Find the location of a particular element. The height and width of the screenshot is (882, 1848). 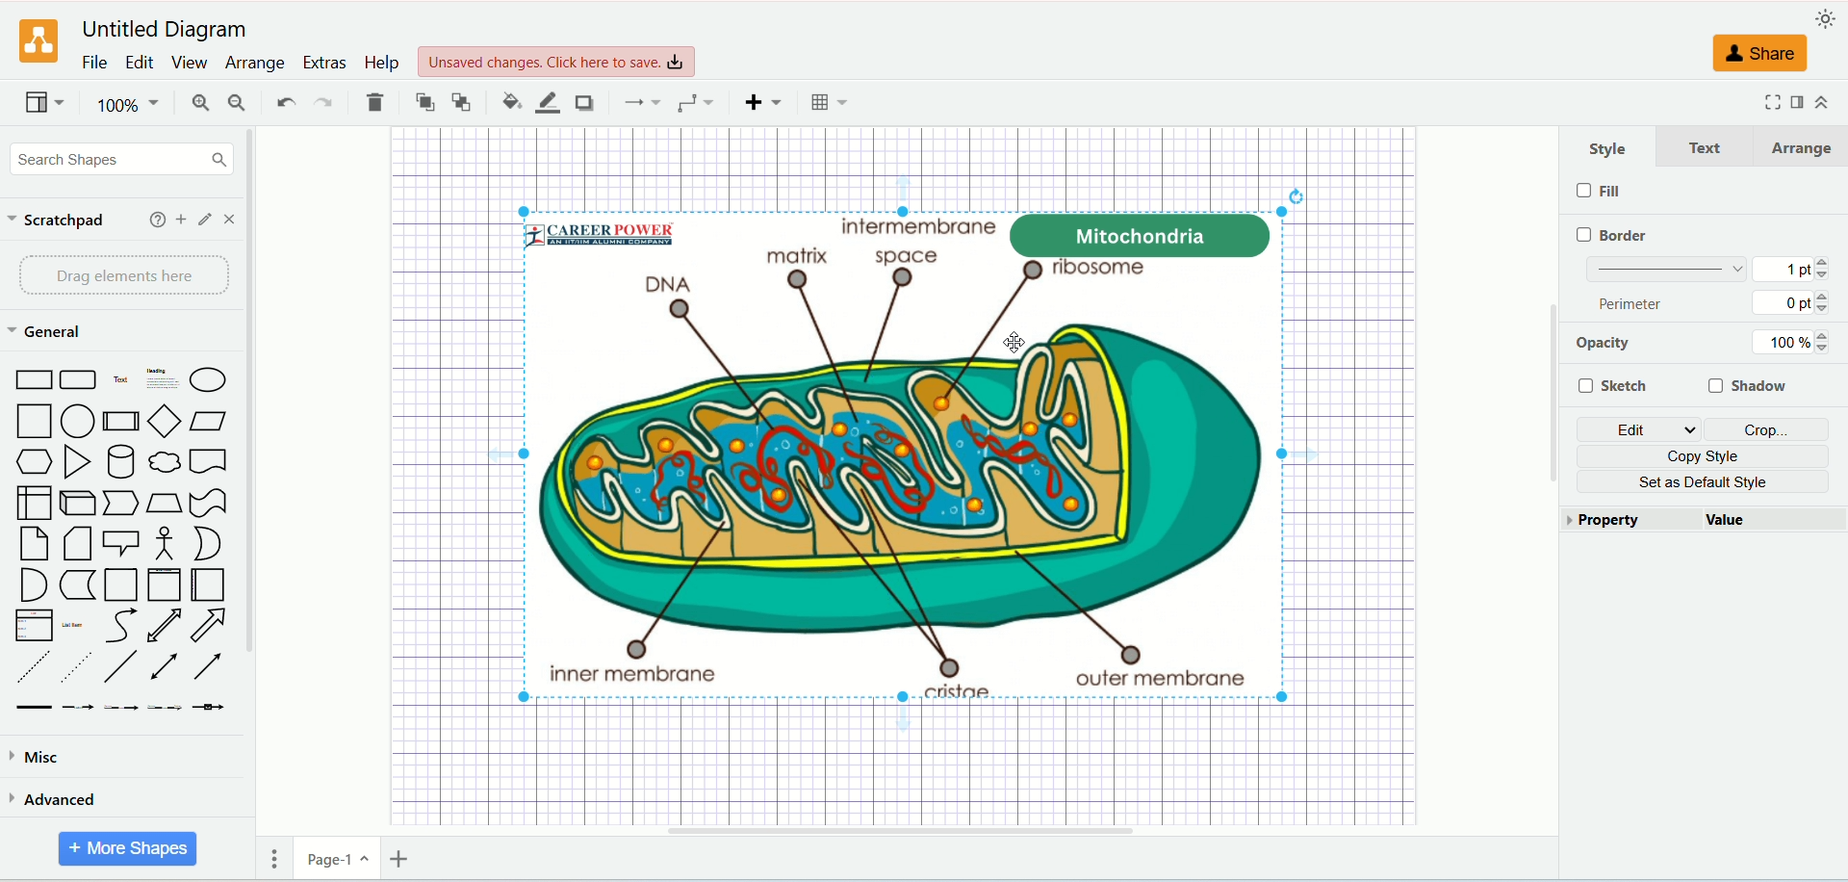

border thickness is located at coordinates (1708, 269).